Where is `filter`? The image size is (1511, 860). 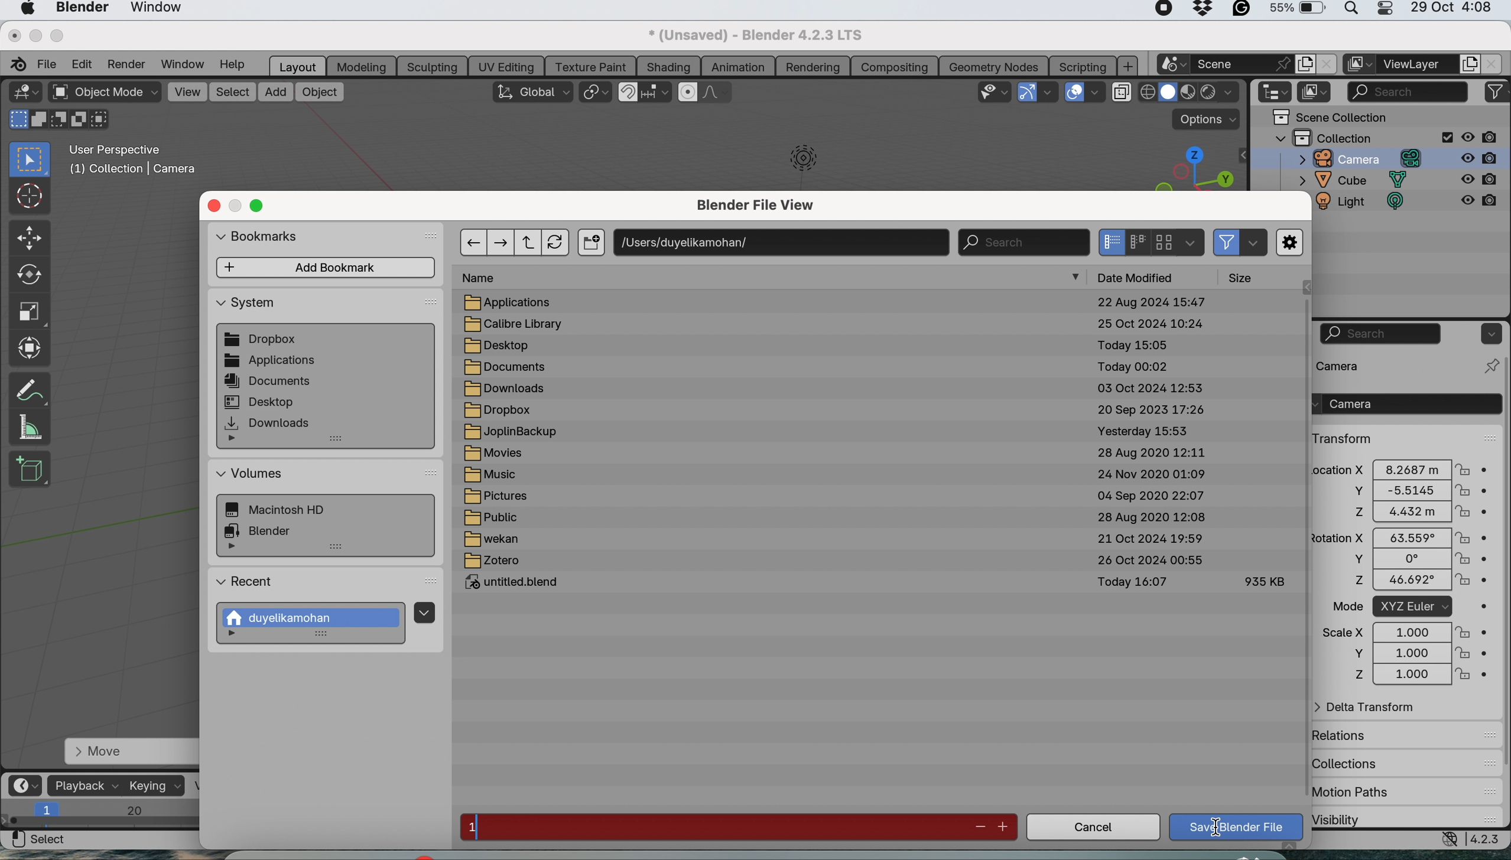
filter is located at coordinates (1227, 242).